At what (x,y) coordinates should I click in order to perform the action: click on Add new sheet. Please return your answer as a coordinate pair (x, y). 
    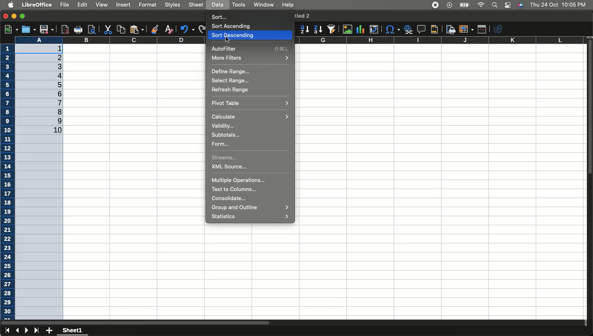
    Looking at the image, I should click on (49, 331).